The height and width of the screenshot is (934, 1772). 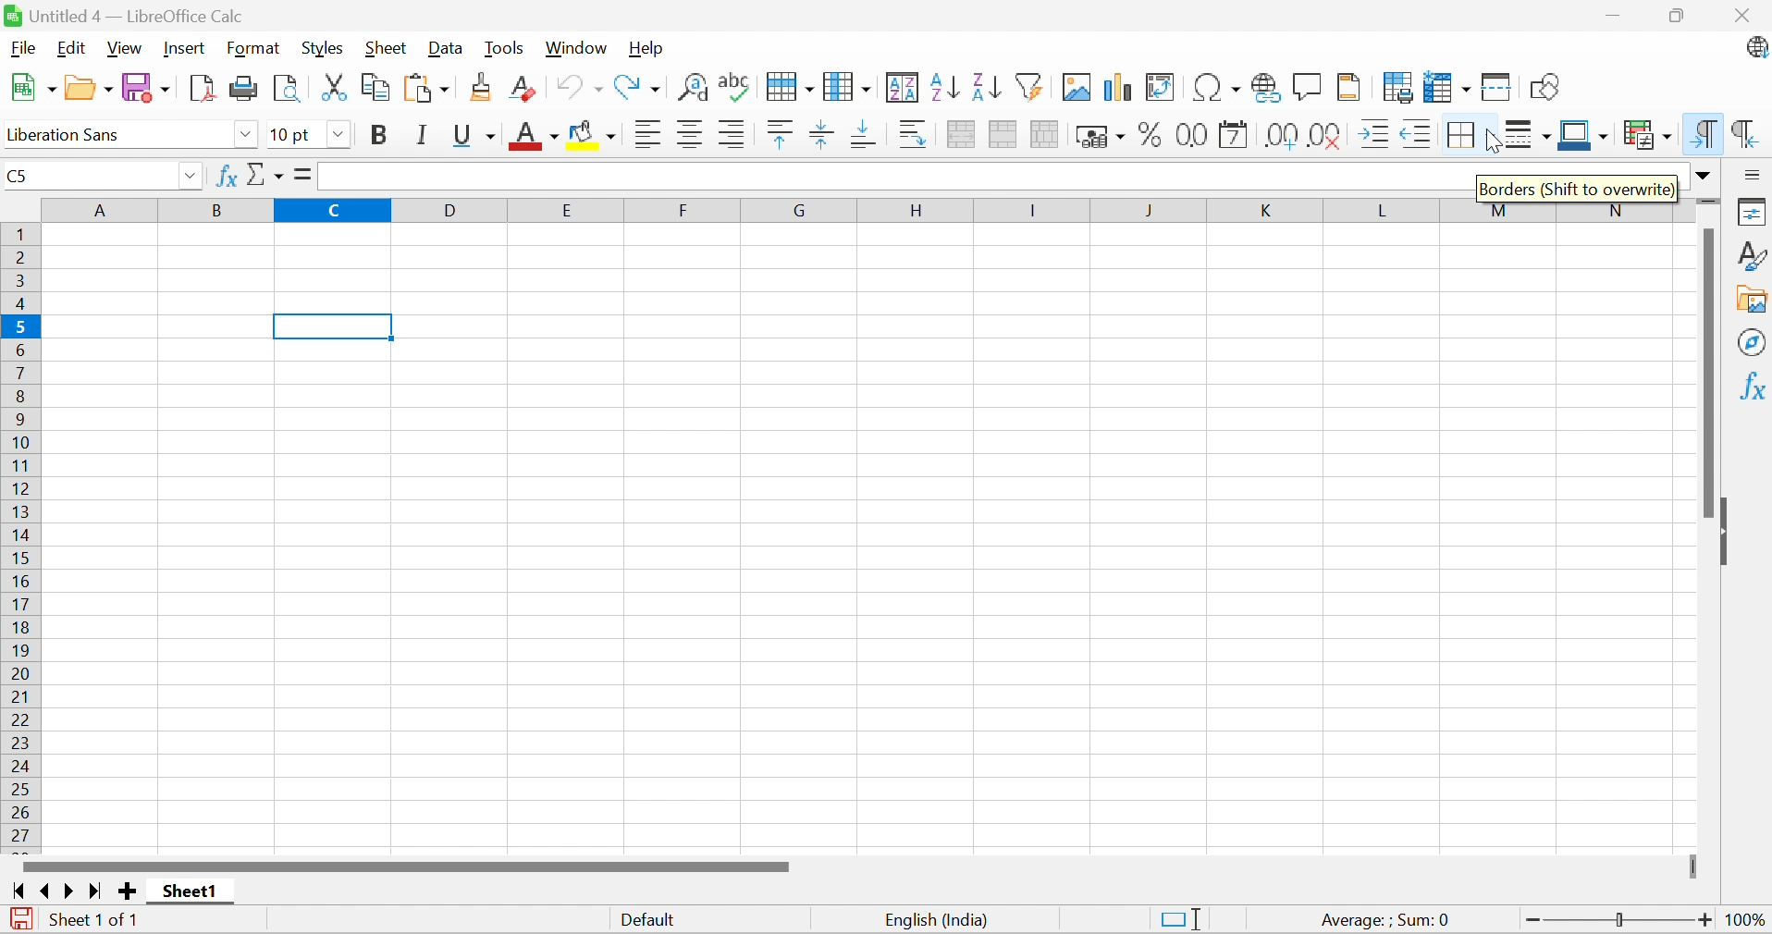 What do you see at coordinates (915, 135) in the screenshot?
I see `Wrap text` at bounding box center [915, 135].